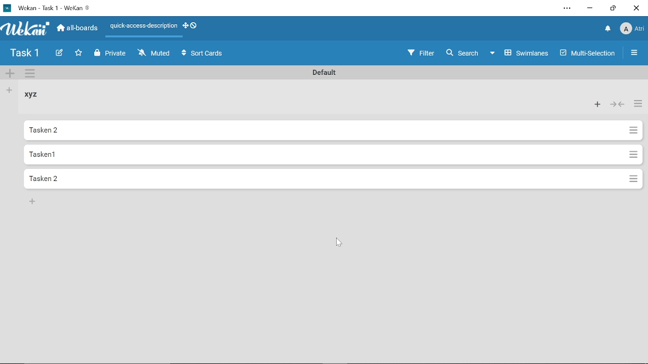  Describe the element at coordinates (191, 26) in the screenshot. I see `Show desktop drag handles` at that location.